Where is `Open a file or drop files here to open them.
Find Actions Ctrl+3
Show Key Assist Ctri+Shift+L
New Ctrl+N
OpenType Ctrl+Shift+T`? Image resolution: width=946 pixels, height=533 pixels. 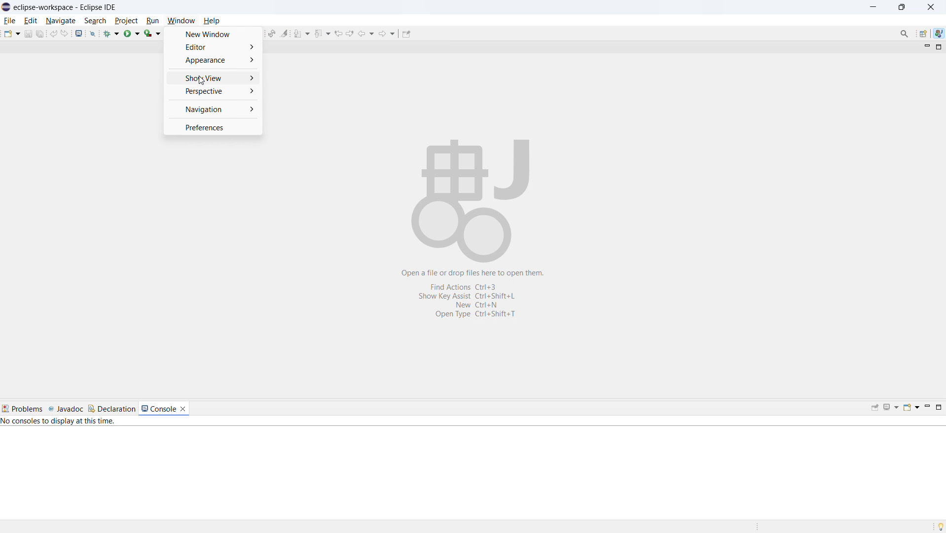
Open a file or drop files here to open them.
Find Actions Ctrl+3
Show Key Assist Ctri+Shift+L
New Ctrl+N
OpenType Ctrl+Shift+T is located at coordinates (479, 294).